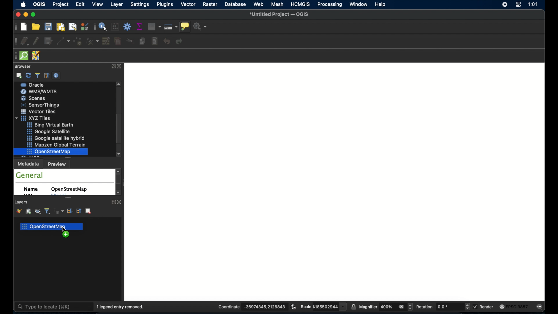 The image size is (558, 314). I want to click on style manager, so click(85, 27).